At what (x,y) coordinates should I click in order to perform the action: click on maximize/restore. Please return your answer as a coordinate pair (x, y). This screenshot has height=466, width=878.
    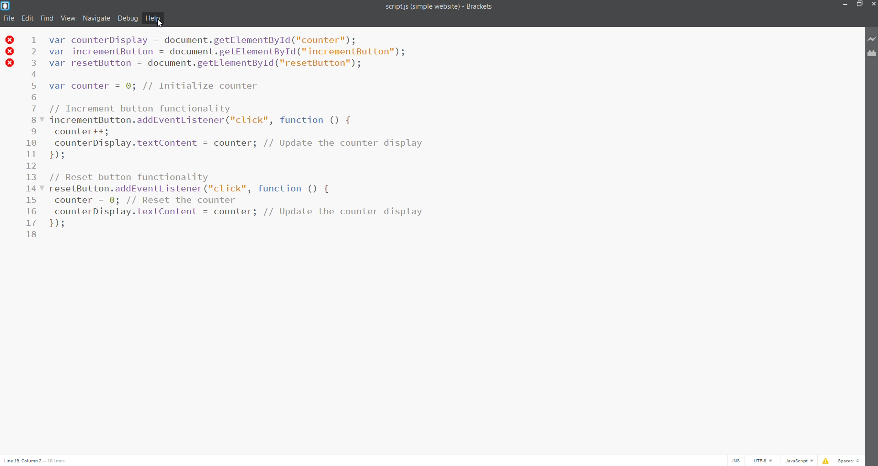
    Looking at the image, I should click on (858, 5).